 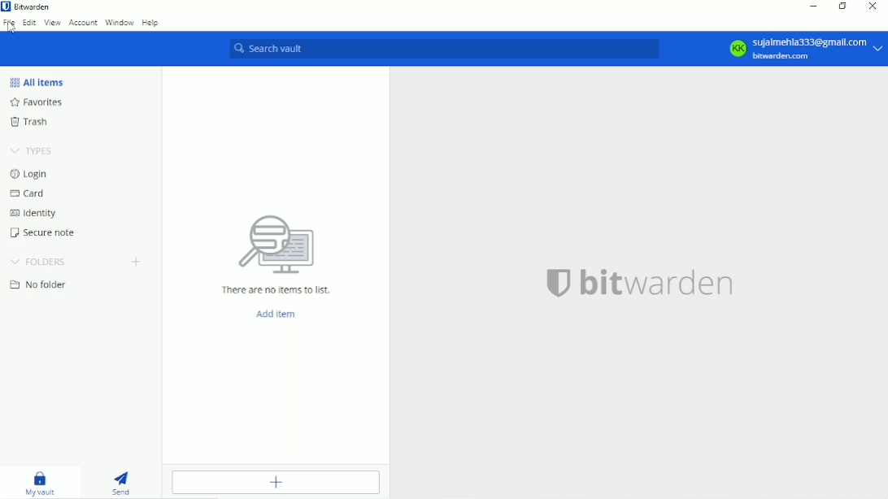 What do you see at coordinates (30, 121) in the screenshot?
I see `Trash` at bounding box center [30, 121].